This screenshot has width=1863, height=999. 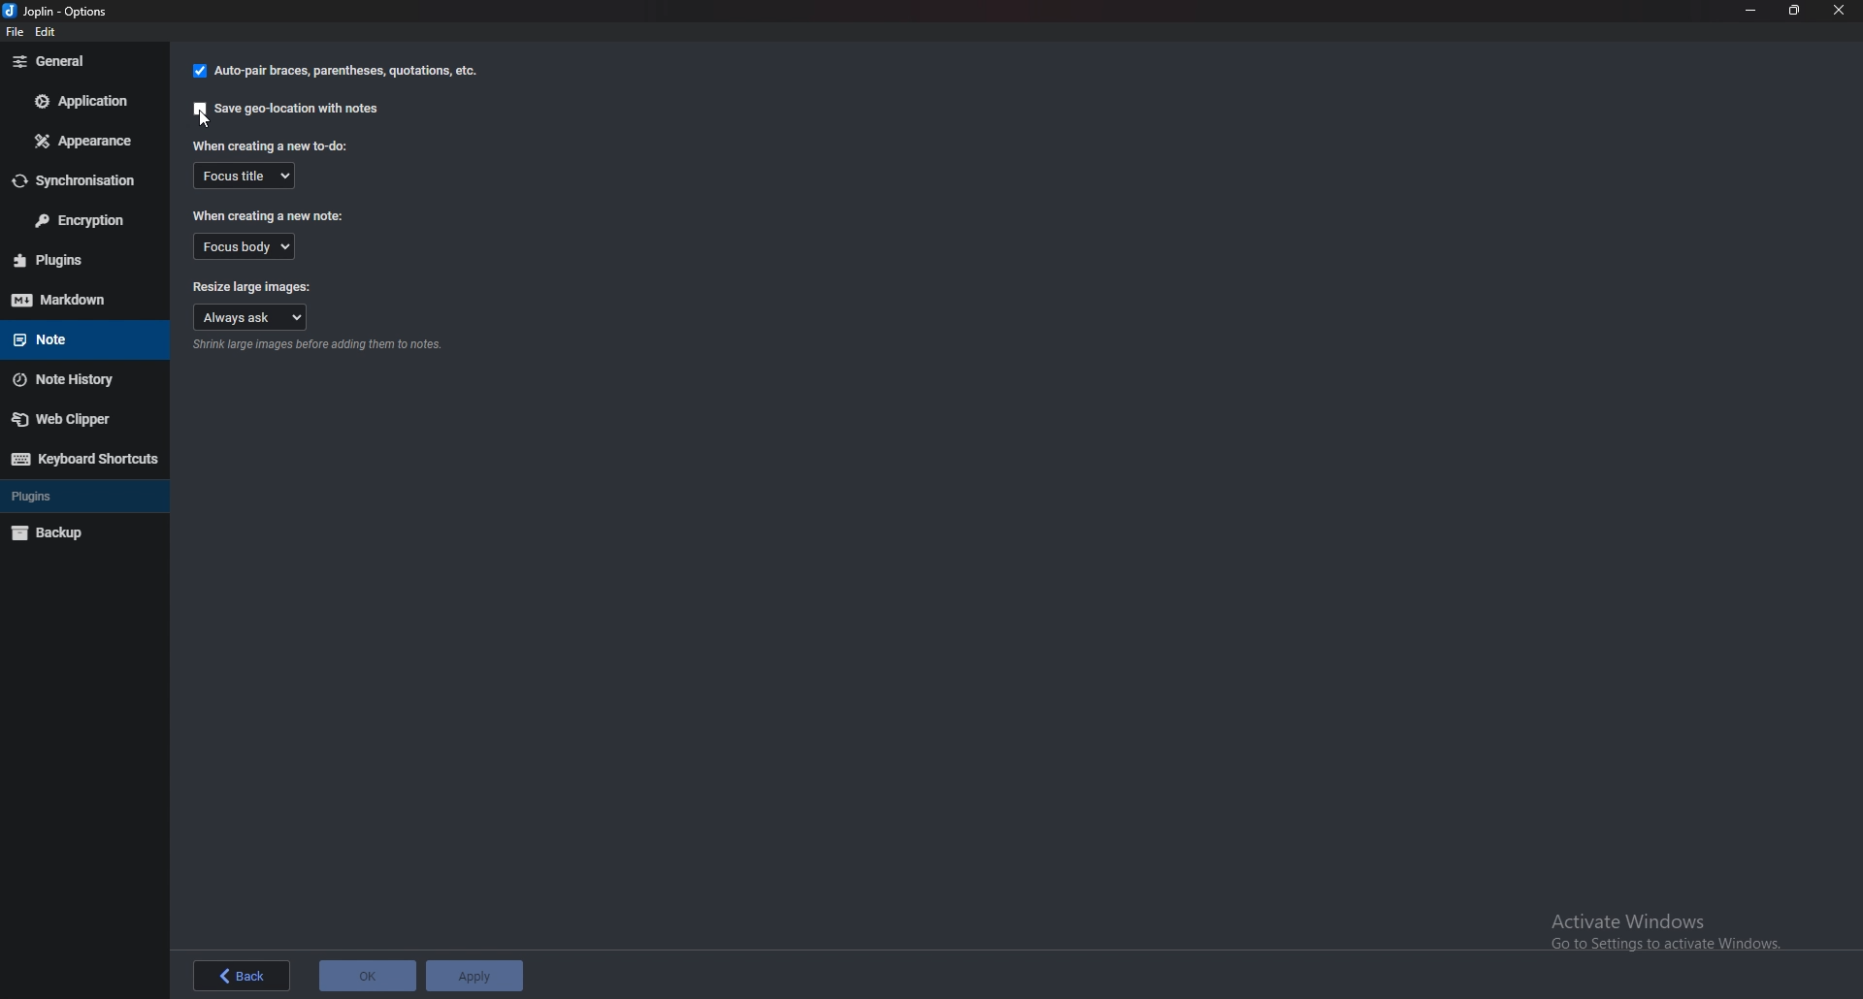 I want to click on auto pair braces, parenthesis, so click(x=331, y=75).